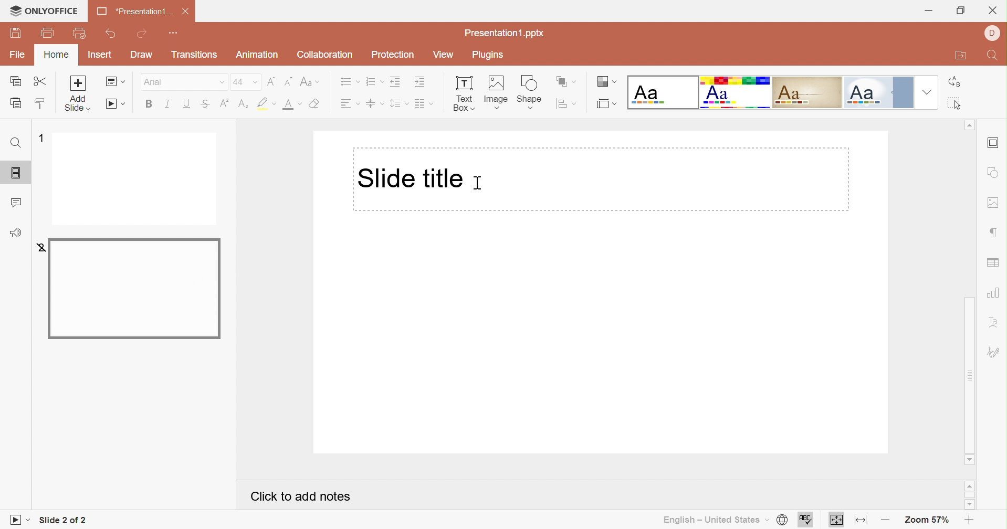 This screenshot has width=1007, height=529. I want to click on Underline, so click(188, 103).